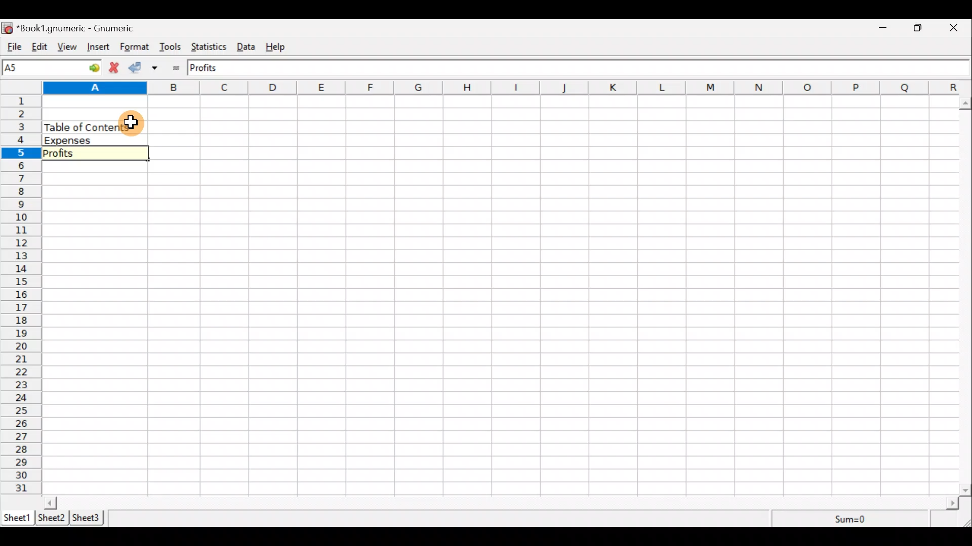  What do you see at coordinates (211, 48) in the screenshot?
I see `Statistics` at bounding box center [211, 48].